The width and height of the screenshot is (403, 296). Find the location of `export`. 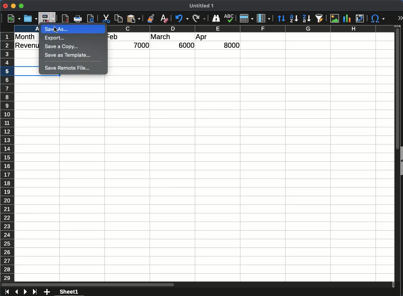

export is located at coordinates (56, 38).